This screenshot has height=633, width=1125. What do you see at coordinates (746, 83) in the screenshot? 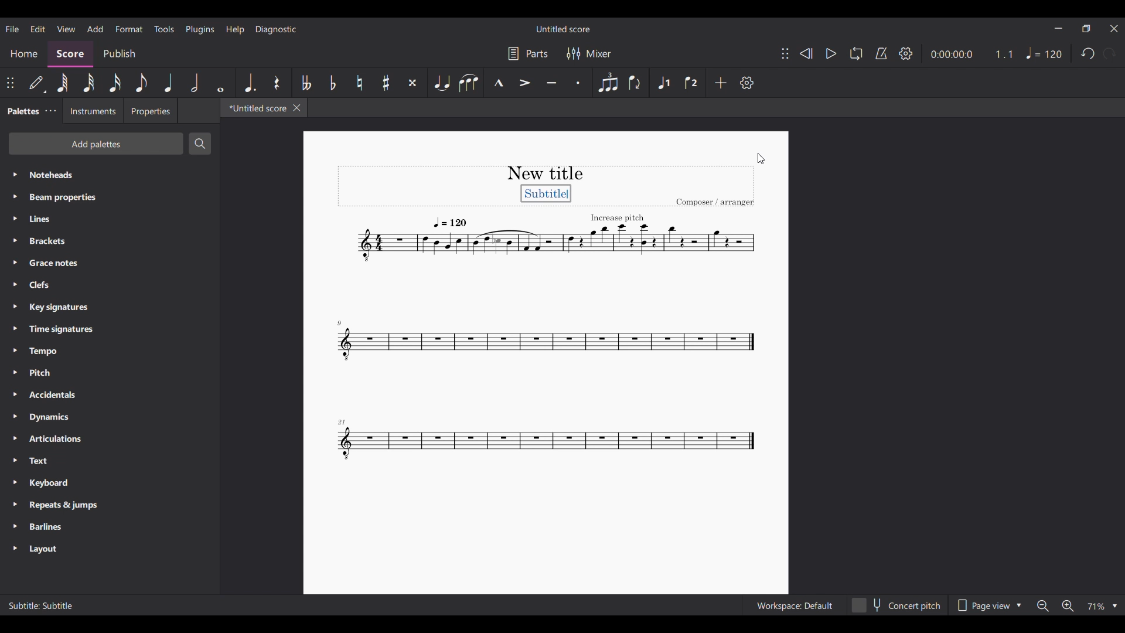
I see `Settings` at bounding box center [746, 83].